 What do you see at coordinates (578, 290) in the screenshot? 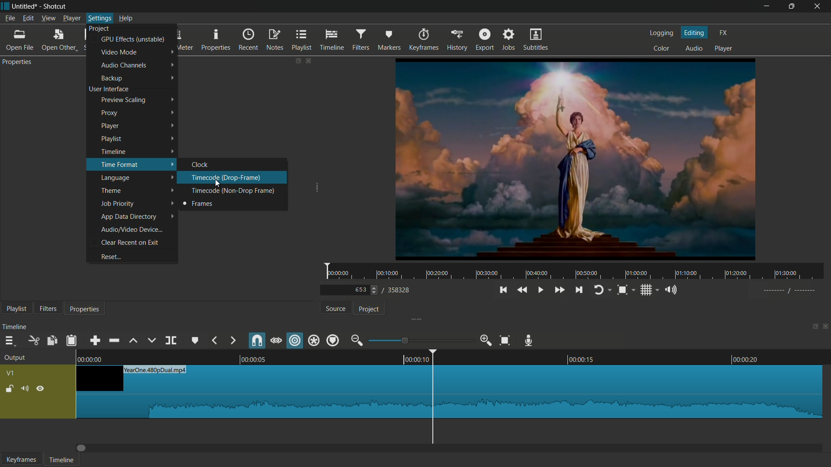
I see `skip to the next point` at bounding box center [578, 290].